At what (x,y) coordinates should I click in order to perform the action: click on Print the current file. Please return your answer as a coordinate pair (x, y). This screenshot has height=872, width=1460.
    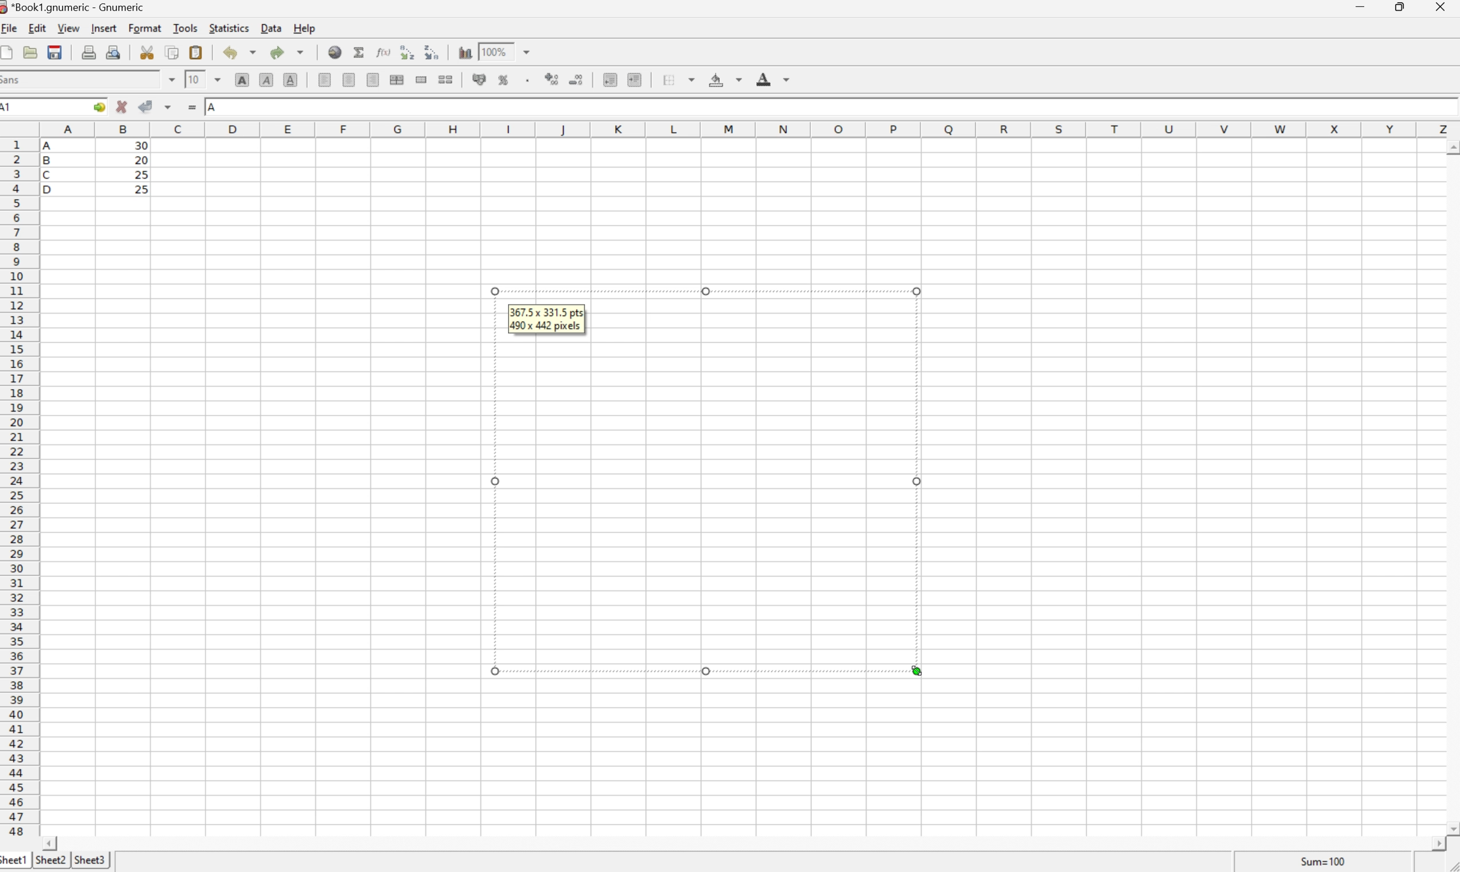
    Looking at the image, I should click on (89, 52).